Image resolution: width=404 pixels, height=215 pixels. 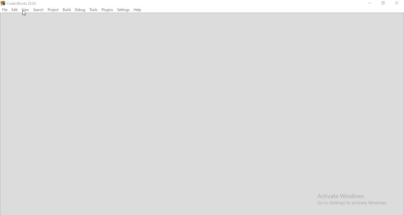 I want to click on Edit , so click(x=14, y=10).